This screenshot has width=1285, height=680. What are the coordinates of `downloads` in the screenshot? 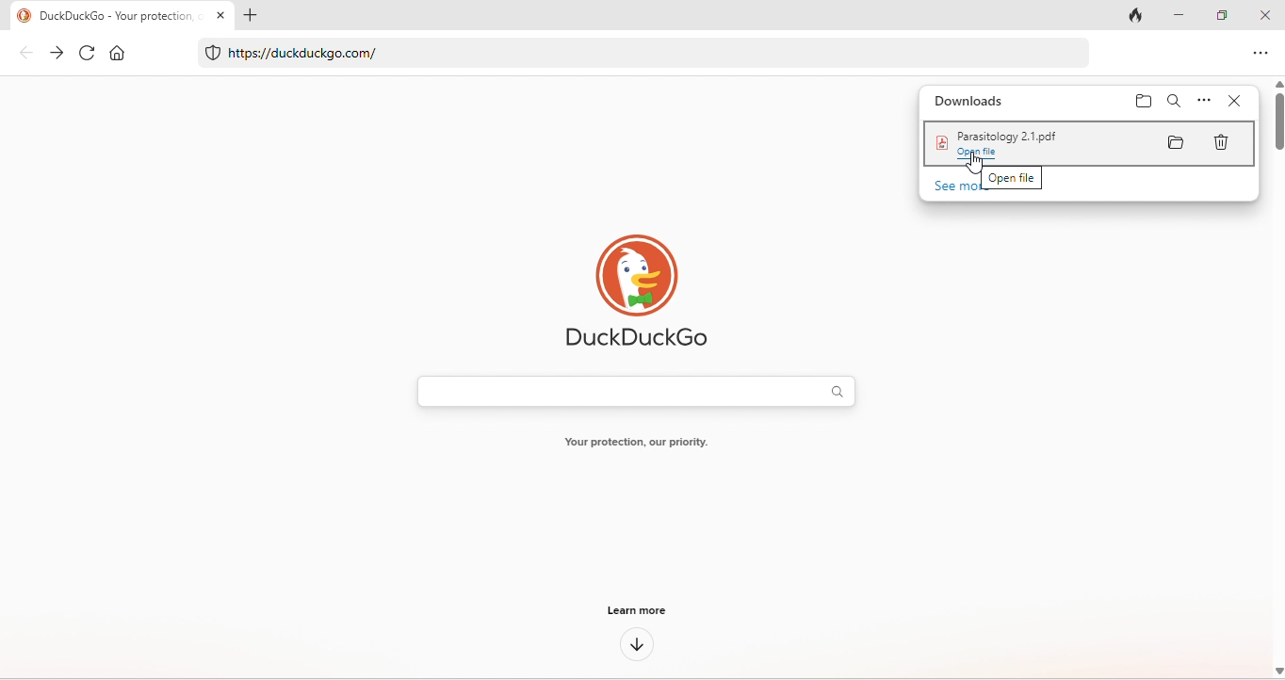 It's located at (983, 101).